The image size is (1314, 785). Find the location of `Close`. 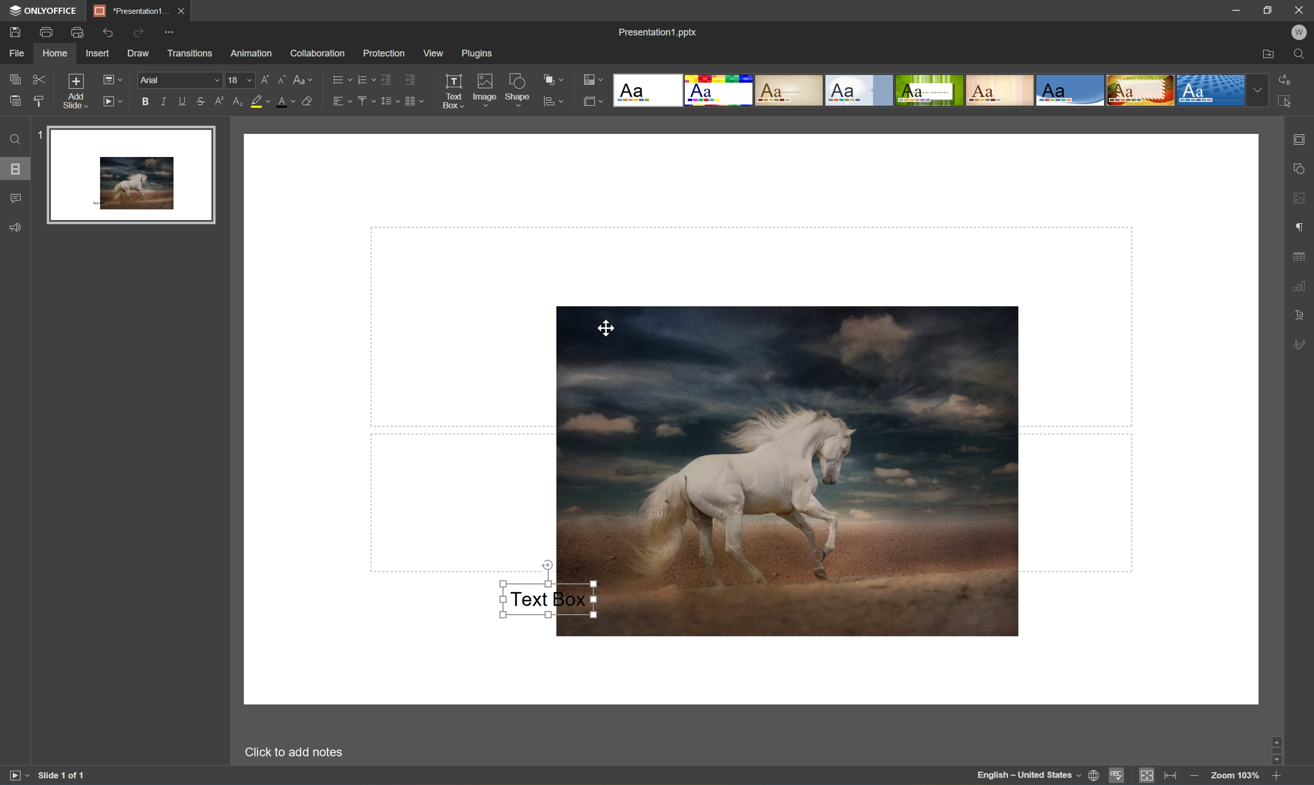

Close is located at coordinates (1299, 11).